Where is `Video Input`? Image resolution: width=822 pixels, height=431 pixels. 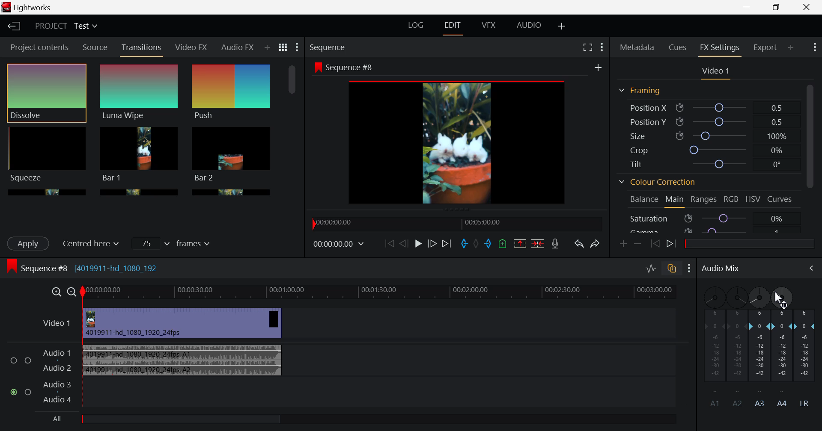
Video Input is located at coordinates (177, 323).